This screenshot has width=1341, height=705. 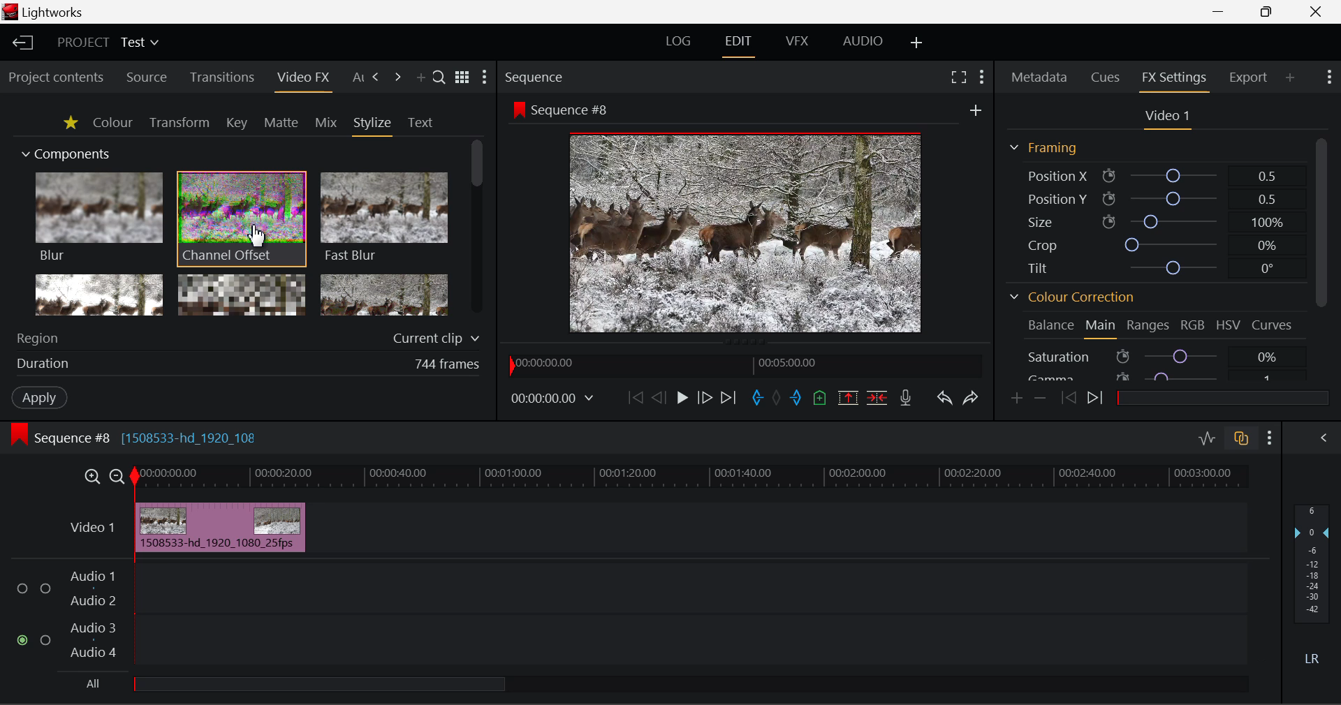 I want to click on Frame Time, so click(x=552, y=400).